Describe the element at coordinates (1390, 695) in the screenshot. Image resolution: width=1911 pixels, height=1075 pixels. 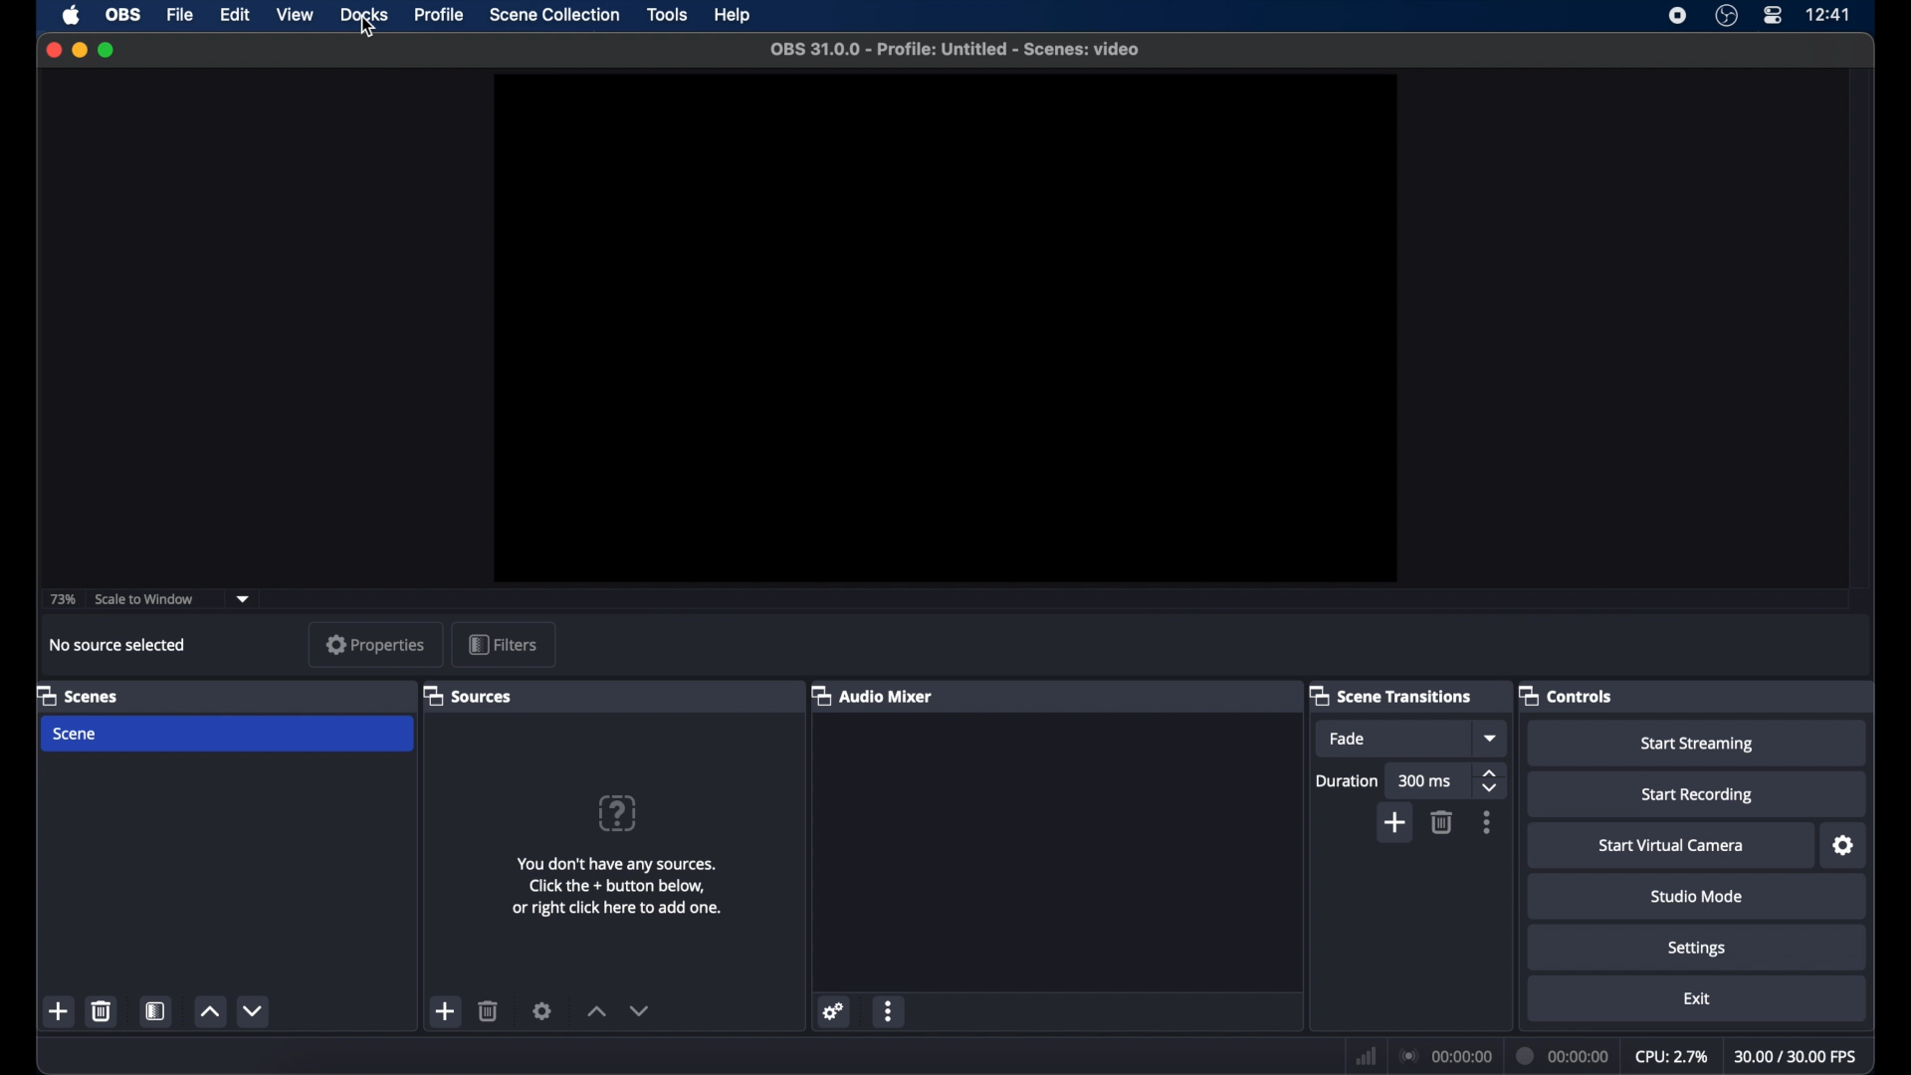
I see `scene transitions` at that location.